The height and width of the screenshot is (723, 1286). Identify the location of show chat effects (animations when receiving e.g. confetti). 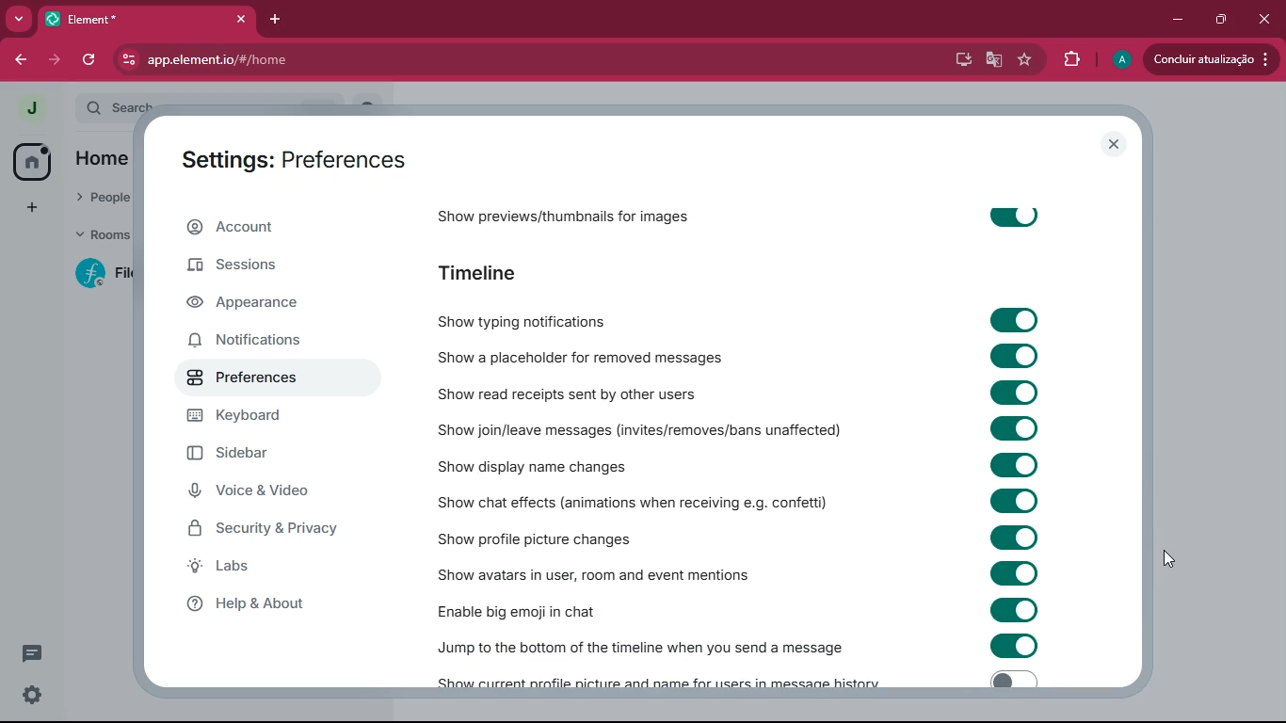
(632, 502).